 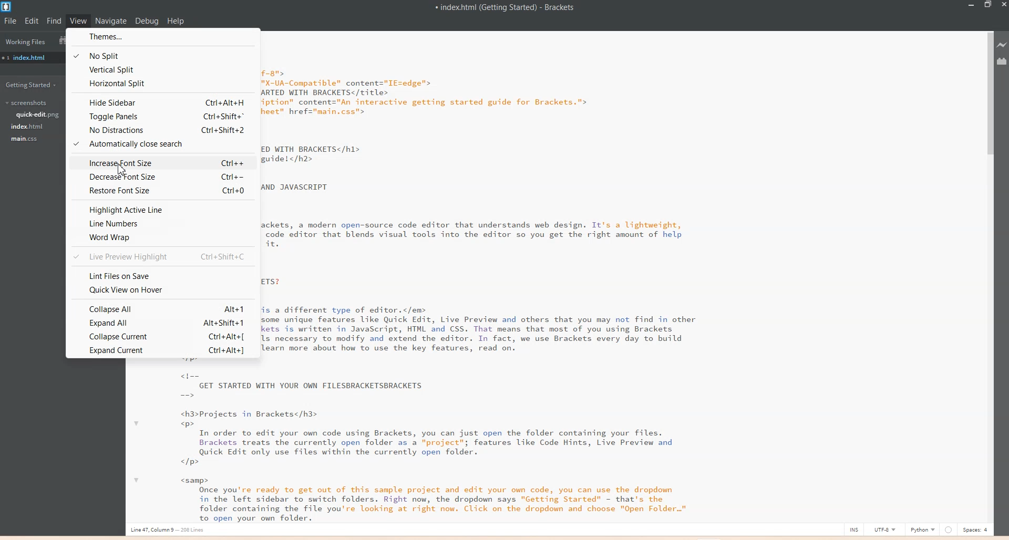 What do you see at coordinates (163, 69) in the screenshot?
I see `Vertical Split` at bounding box center [163, 69].